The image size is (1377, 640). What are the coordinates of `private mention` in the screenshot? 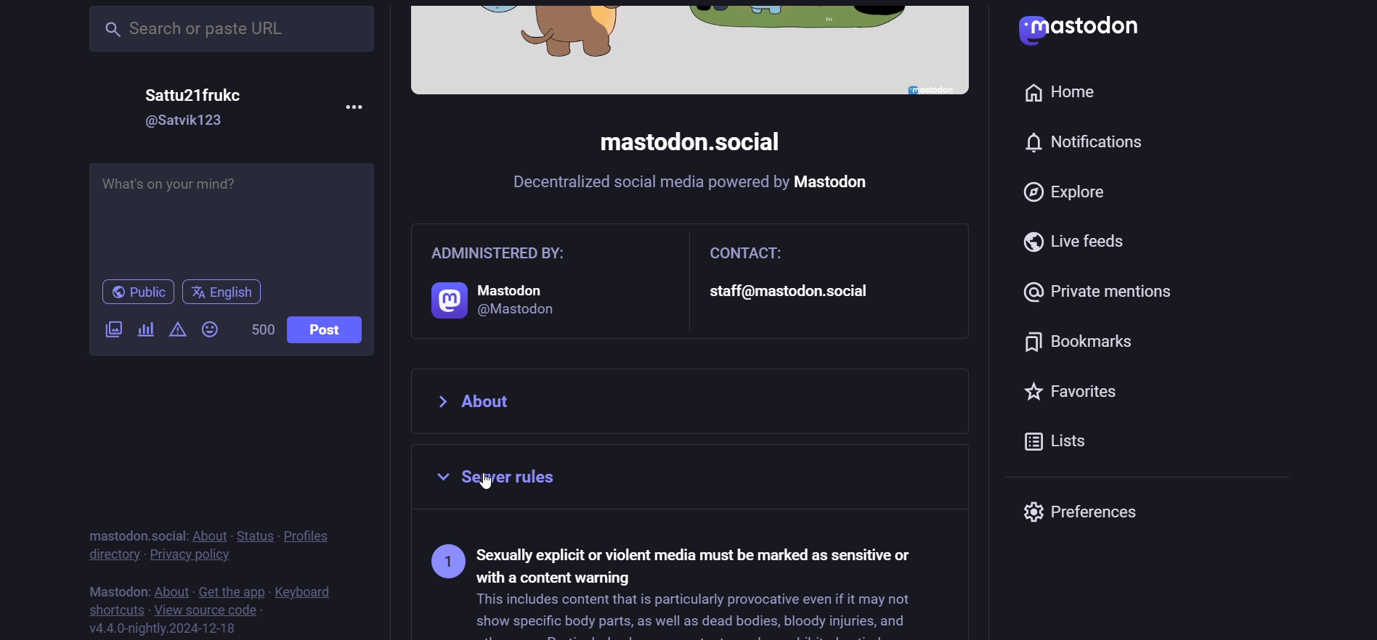 It's located at (1108, 287).